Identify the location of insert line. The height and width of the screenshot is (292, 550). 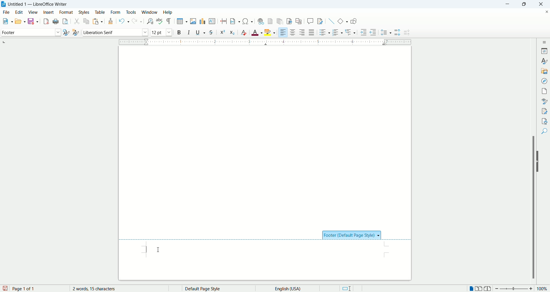
(331, 21).